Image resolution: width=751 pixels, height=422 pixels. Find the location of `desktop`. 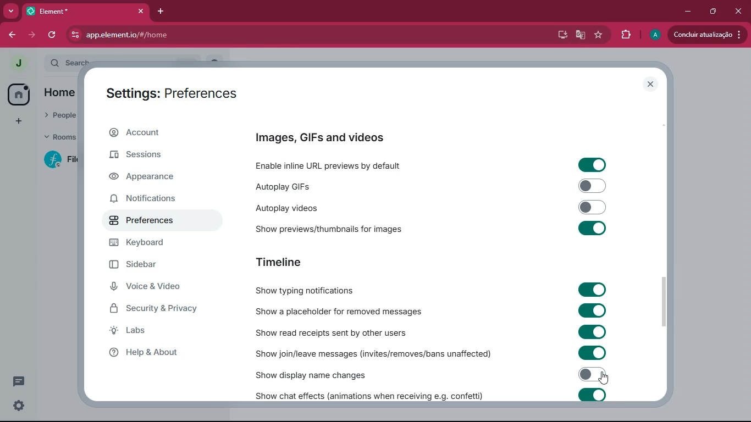

desktop is located at coordinates (560, 35).